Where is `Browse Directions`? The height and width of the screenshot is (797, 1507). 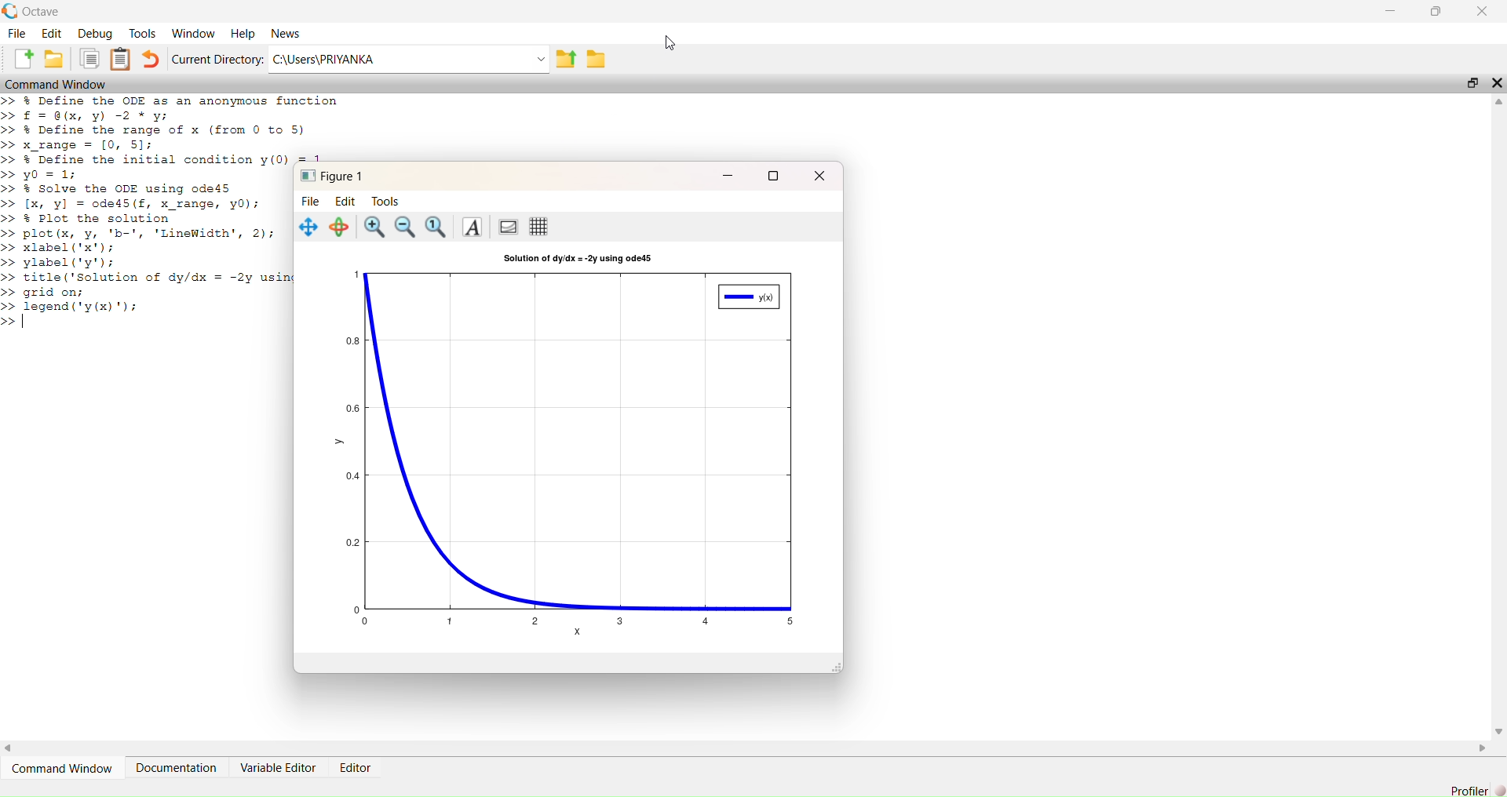
Browse Directions is located at coordinates (597, 59).